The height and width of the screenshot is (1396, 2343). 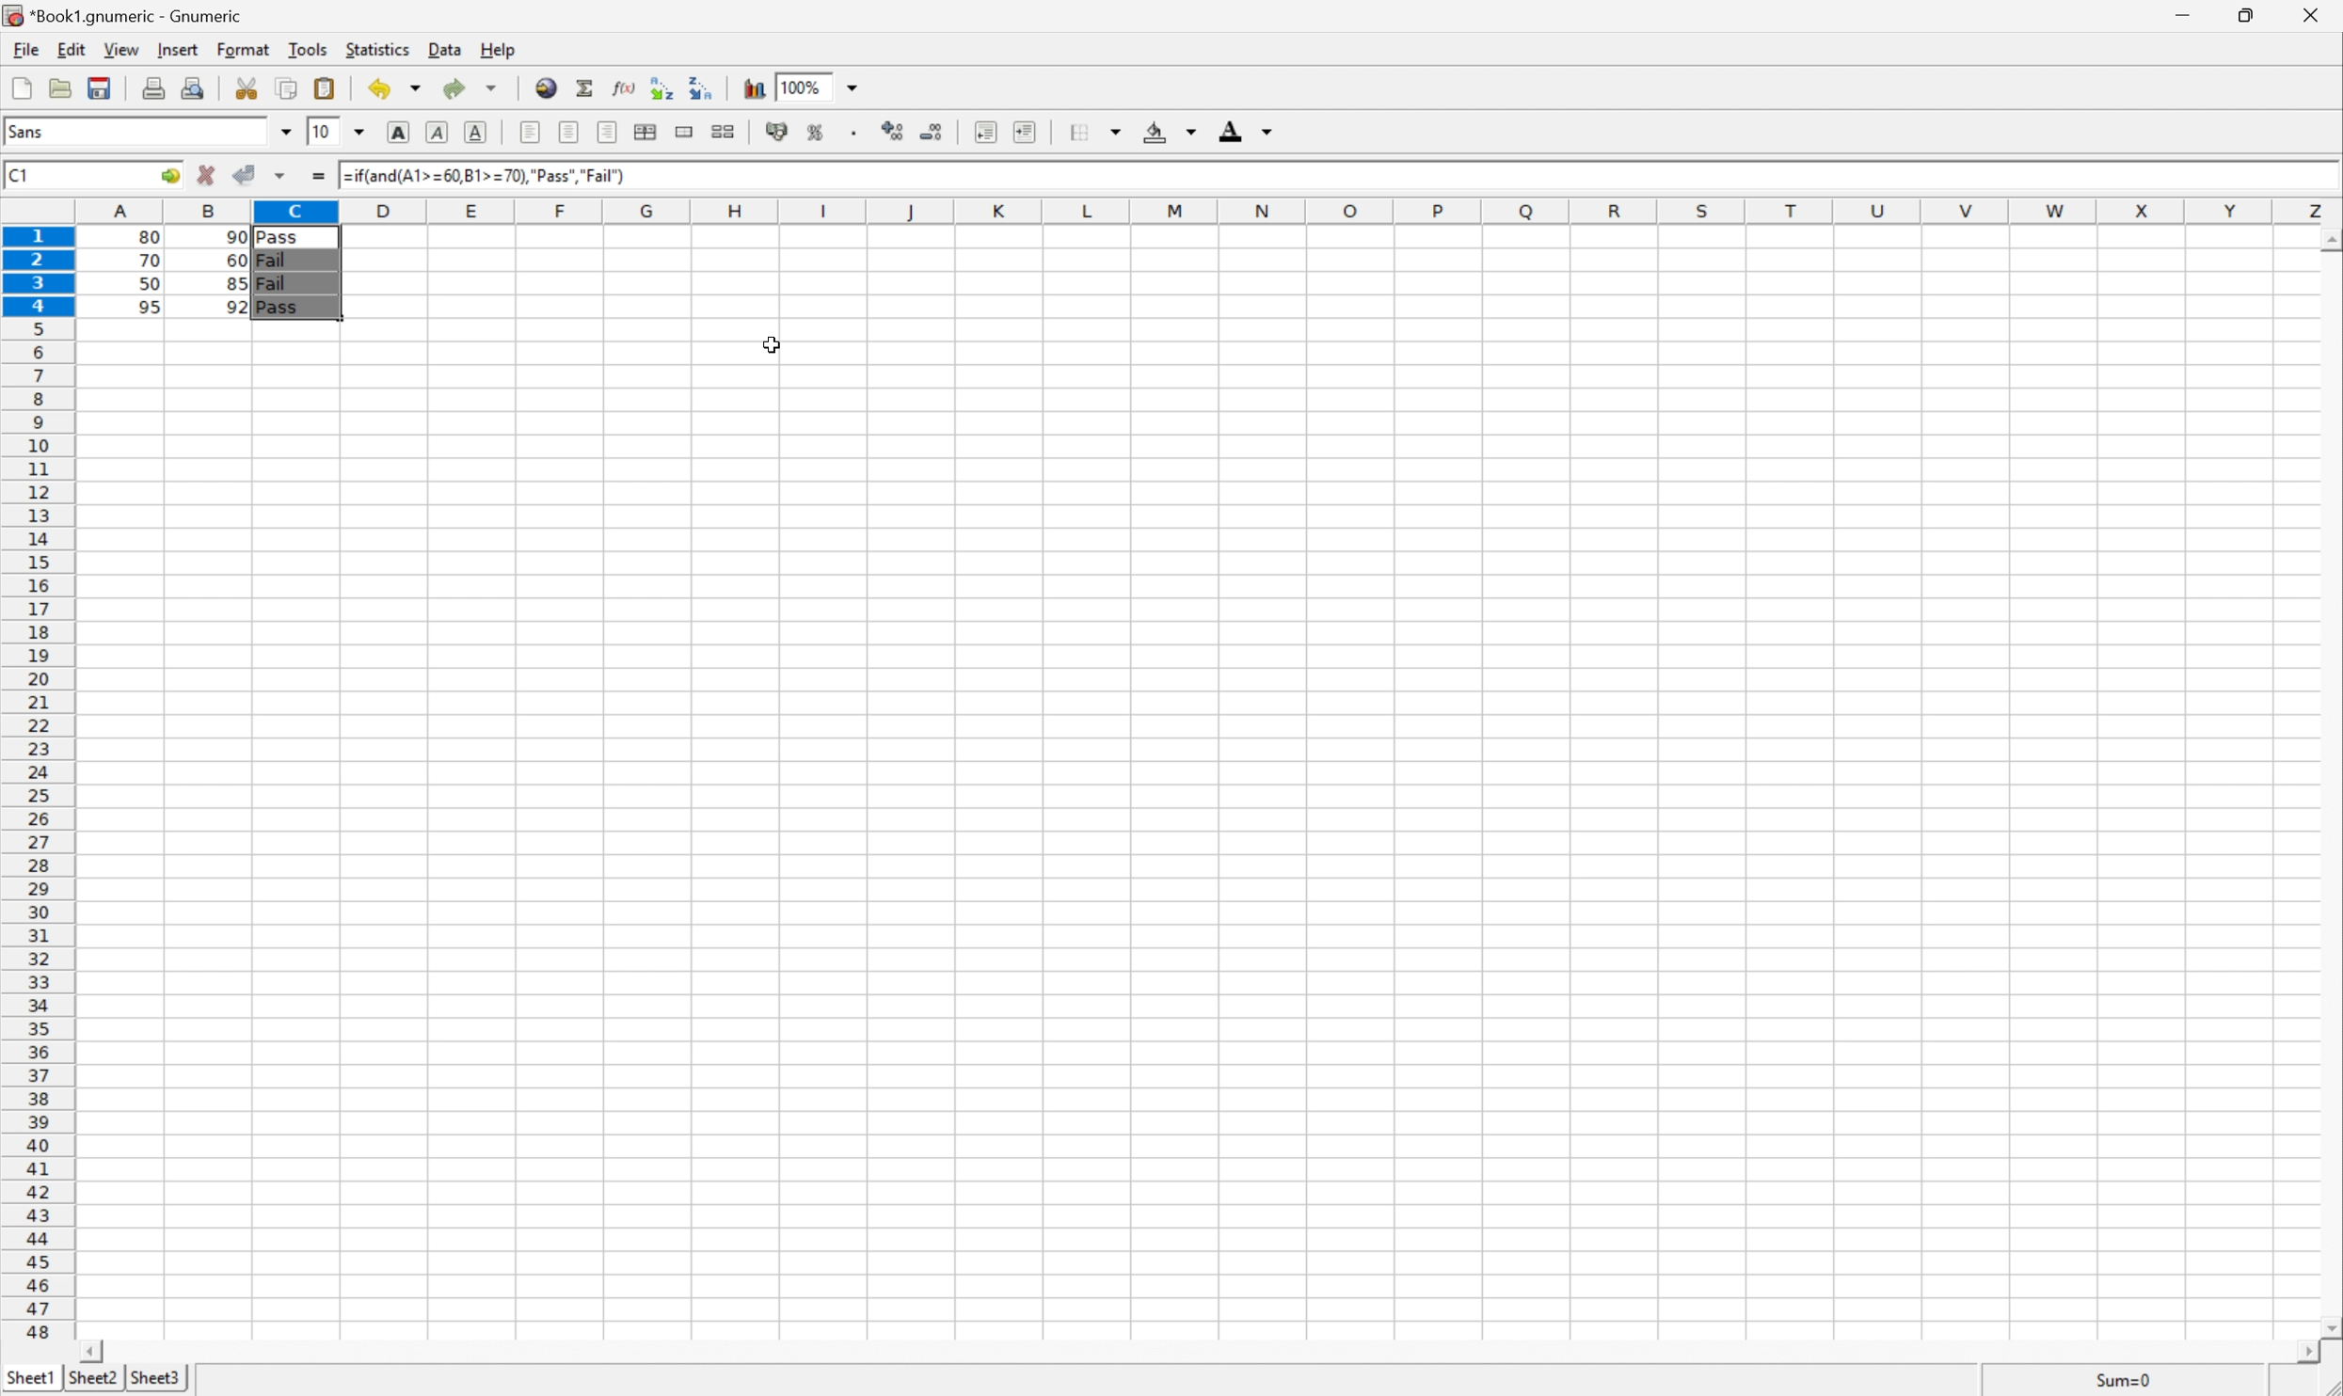 I want to click on Drop Down, so click(x=491, y=84).